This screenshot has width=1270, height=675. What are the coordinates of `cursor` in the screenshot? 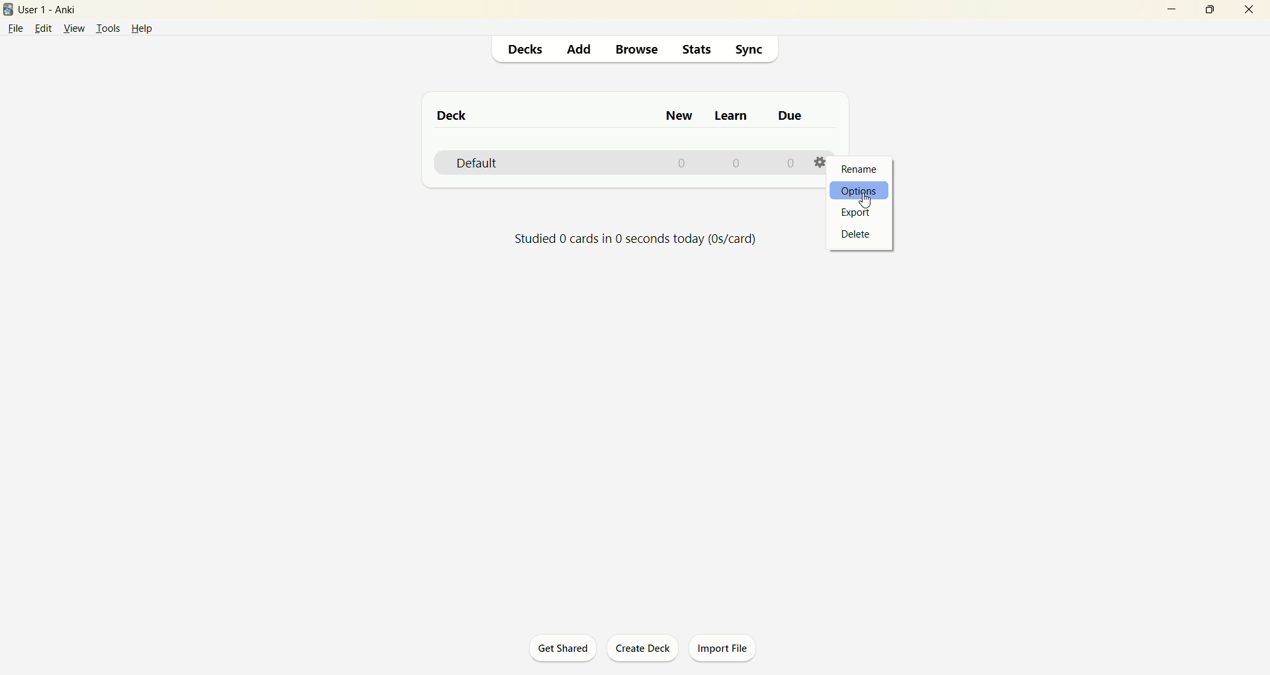 It's located at (867, 200).